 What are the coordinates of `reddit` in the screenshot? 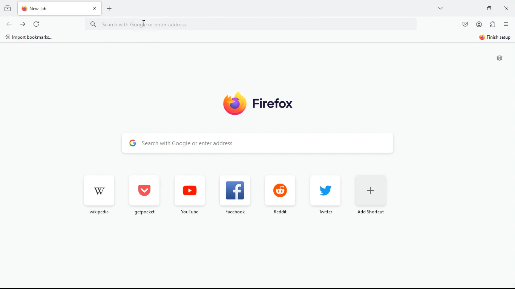 It's located at (278, 195).